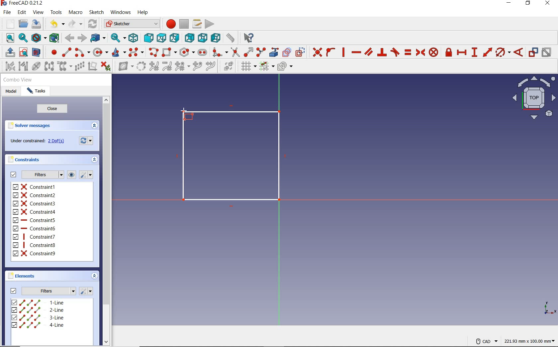 Image resolution: width=558 pixels, height=347 pixels. What do you see at coordinates (94, 160) in the screenshot?
I see `expand` at bounding box center [94, 160].